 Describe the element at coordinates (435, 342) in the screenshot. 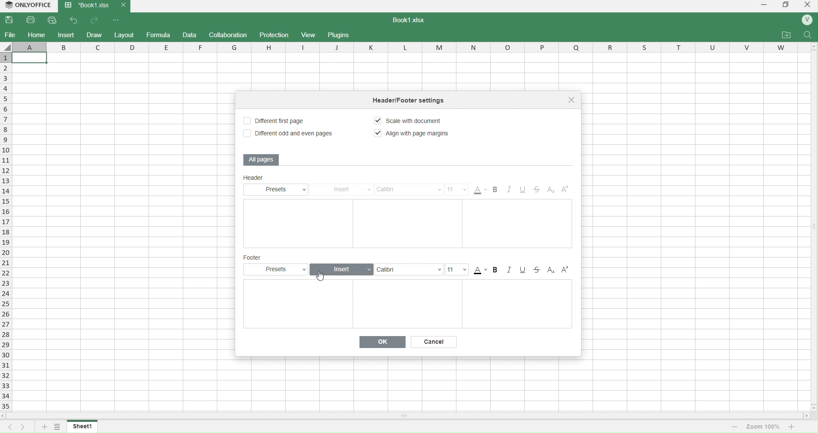

I see `Cancel` at that location.